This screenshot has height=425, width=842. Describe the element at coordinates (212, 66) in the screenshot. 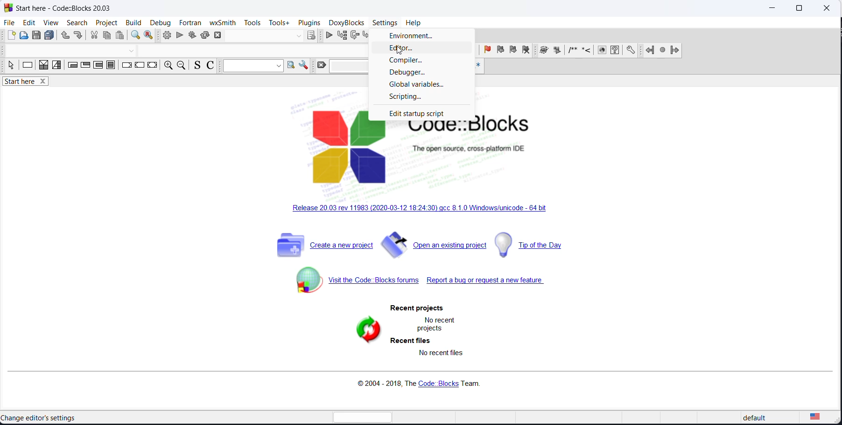

I see `toggle comments` at that location.